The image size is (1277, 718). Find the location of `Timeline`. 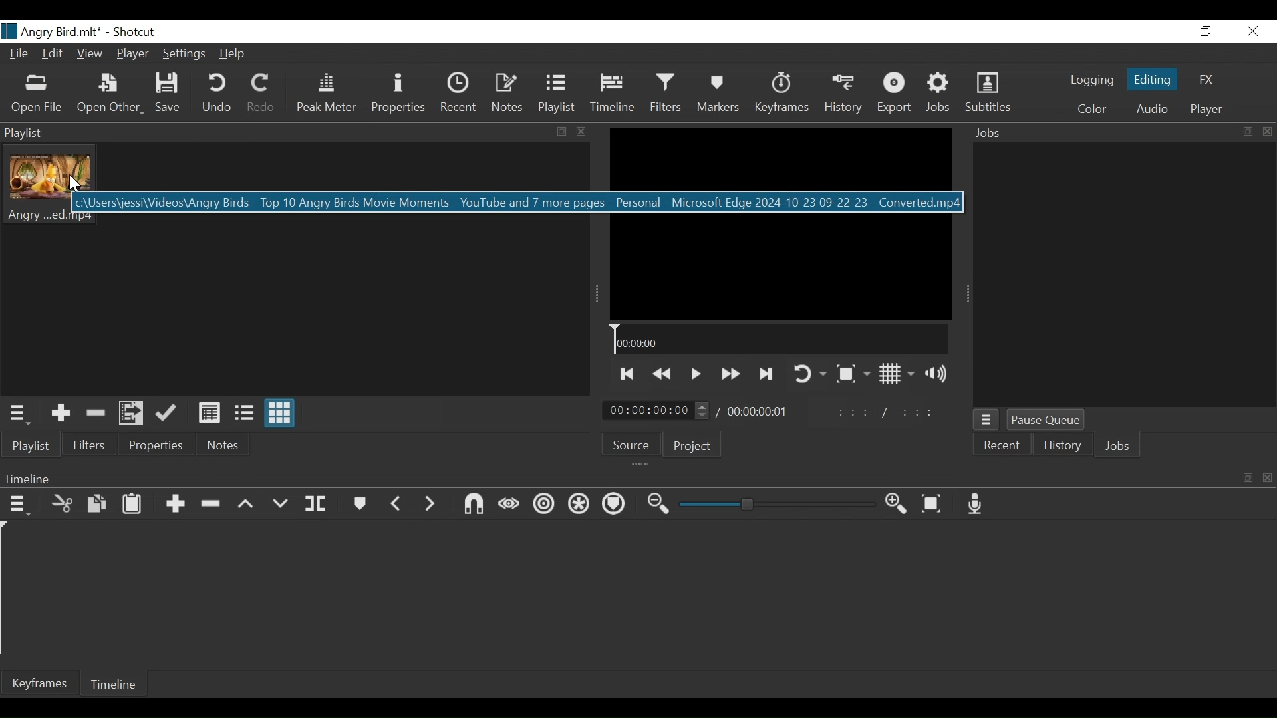

Timeline is located at coordinates (613, 93).